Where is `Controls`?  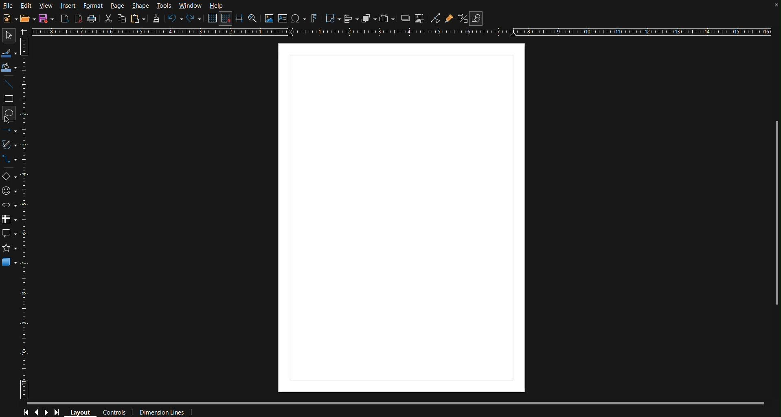
Controls is located at coordinates (42, 411).